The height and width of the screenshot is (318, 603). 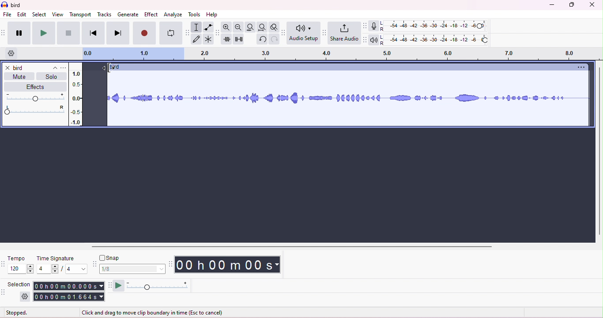 I want to click on play, so click(x=43, y=33).